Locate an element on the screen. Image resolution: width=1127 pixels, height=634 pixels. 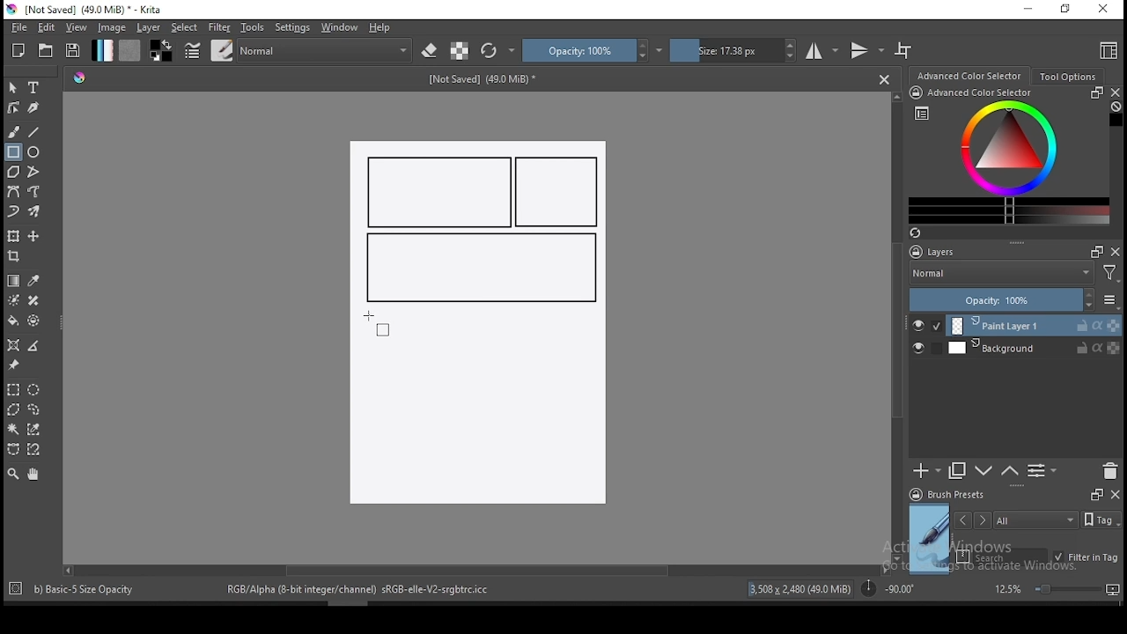
crop tool is located at coordinates (16, 258).